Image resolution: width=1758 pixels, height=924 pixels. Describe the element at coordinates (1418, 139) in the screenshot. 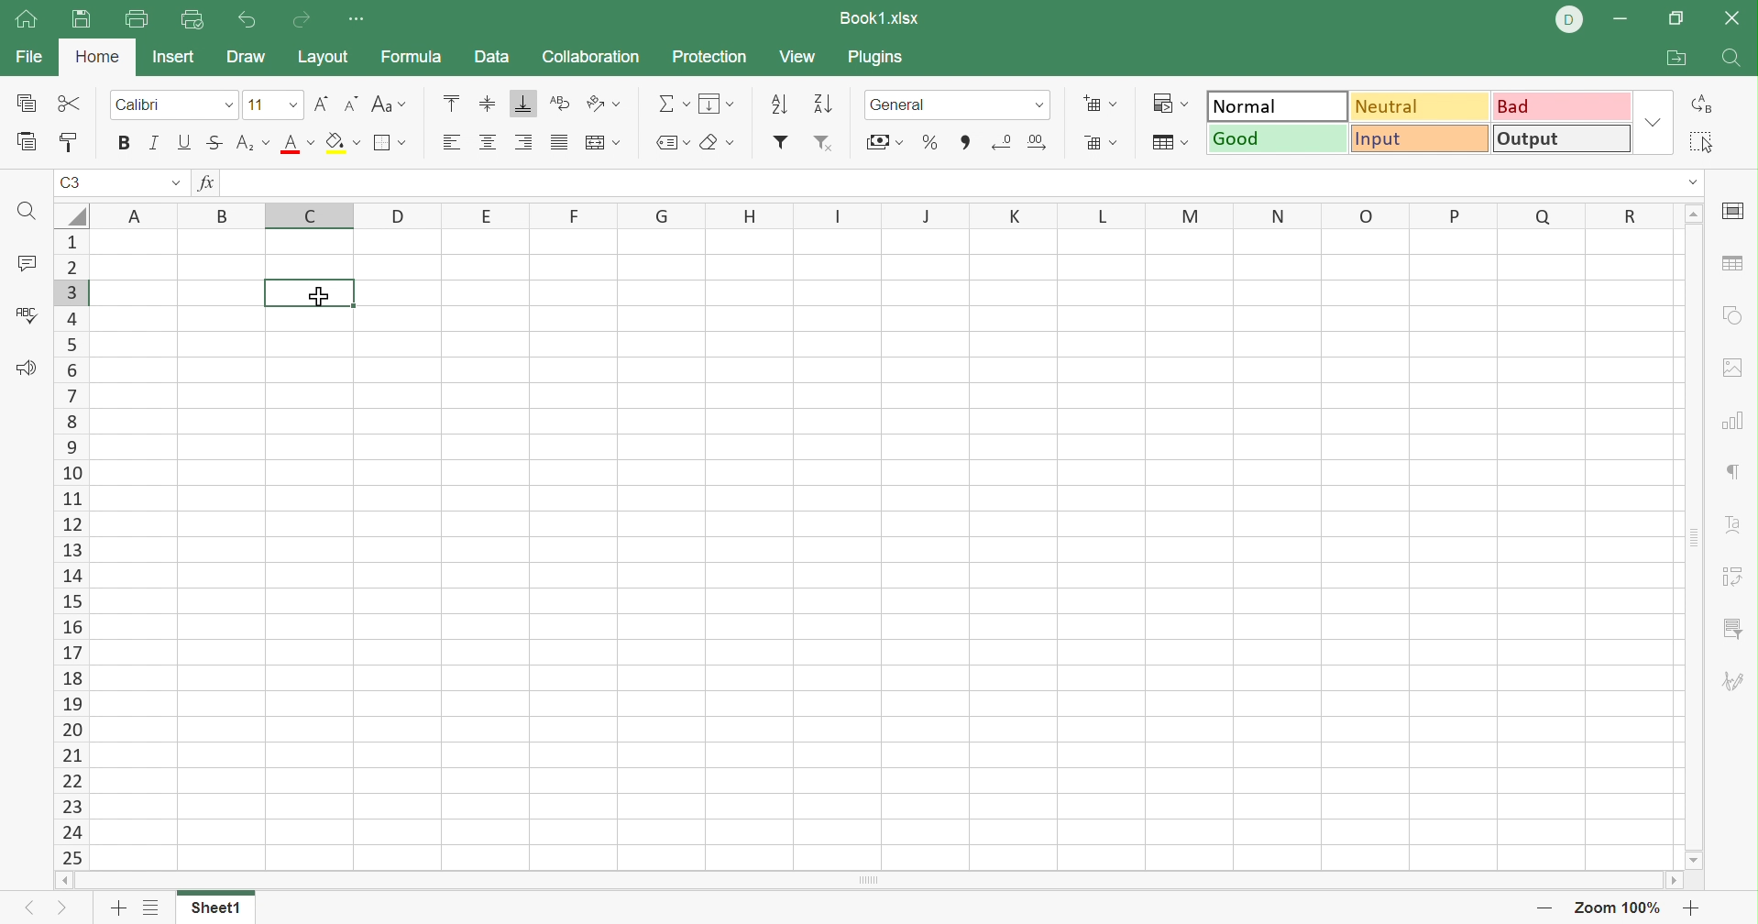

I see `Input` at that location.